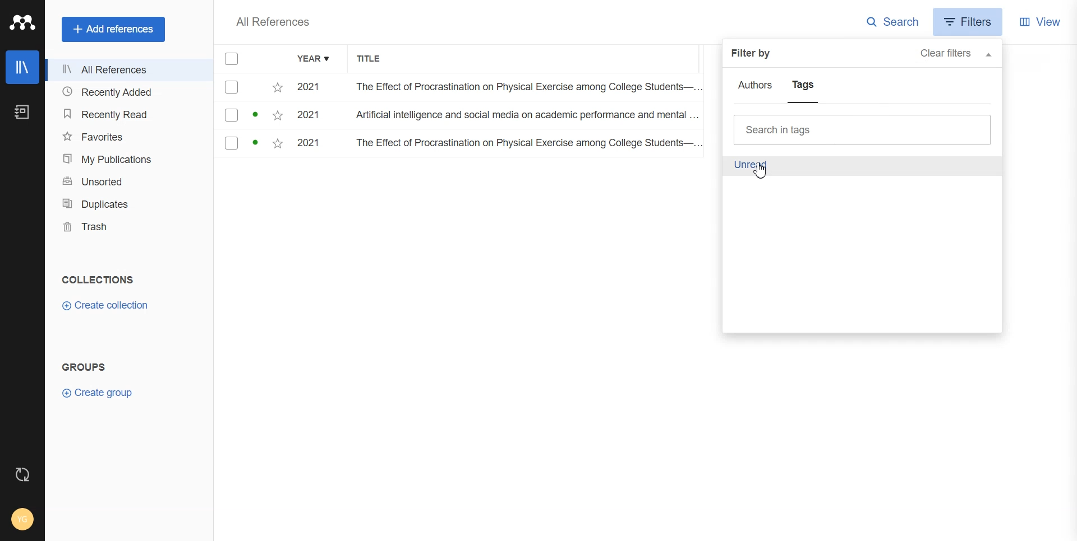 This screenshot has width=1077, height=541. What do you see at coordinates (128, 158) in the screenshot?
I see `My Publication` at bounding box center [128, 158].